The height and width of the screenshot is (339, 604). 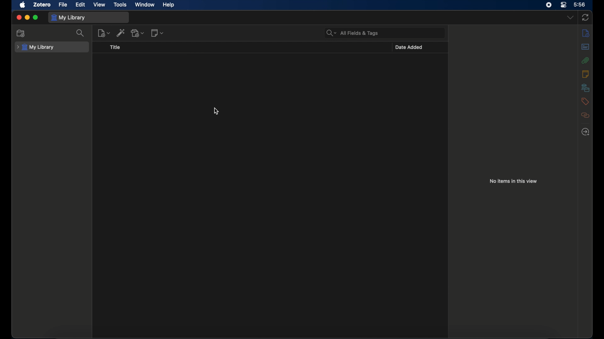 I want to click on tools, so click(x=120, y=4).